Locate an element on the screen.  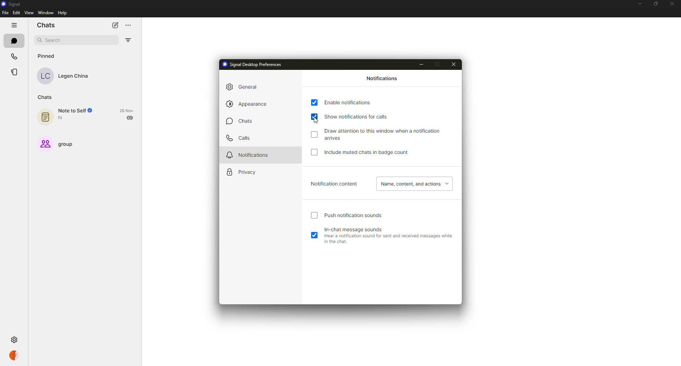
date is located at coordinates (128, 110).